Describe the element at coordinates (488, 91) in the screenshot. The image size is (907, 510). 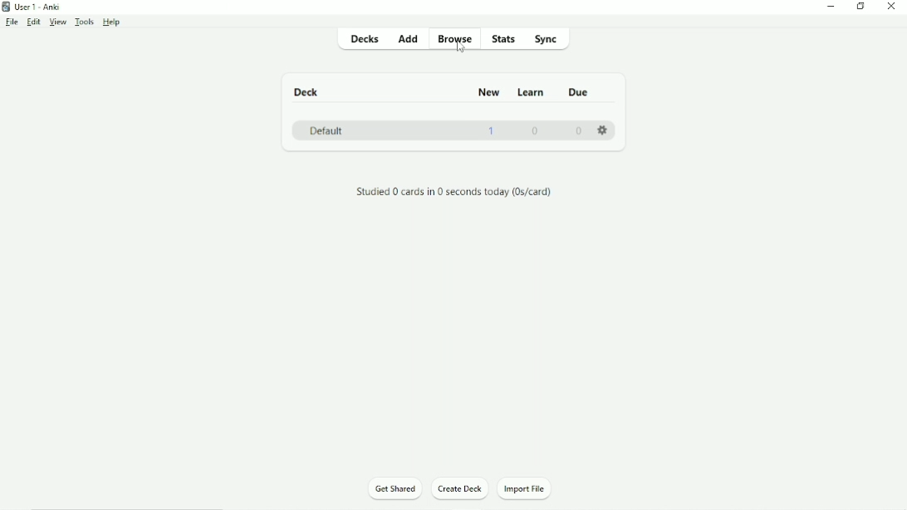
I see `New` at that location.